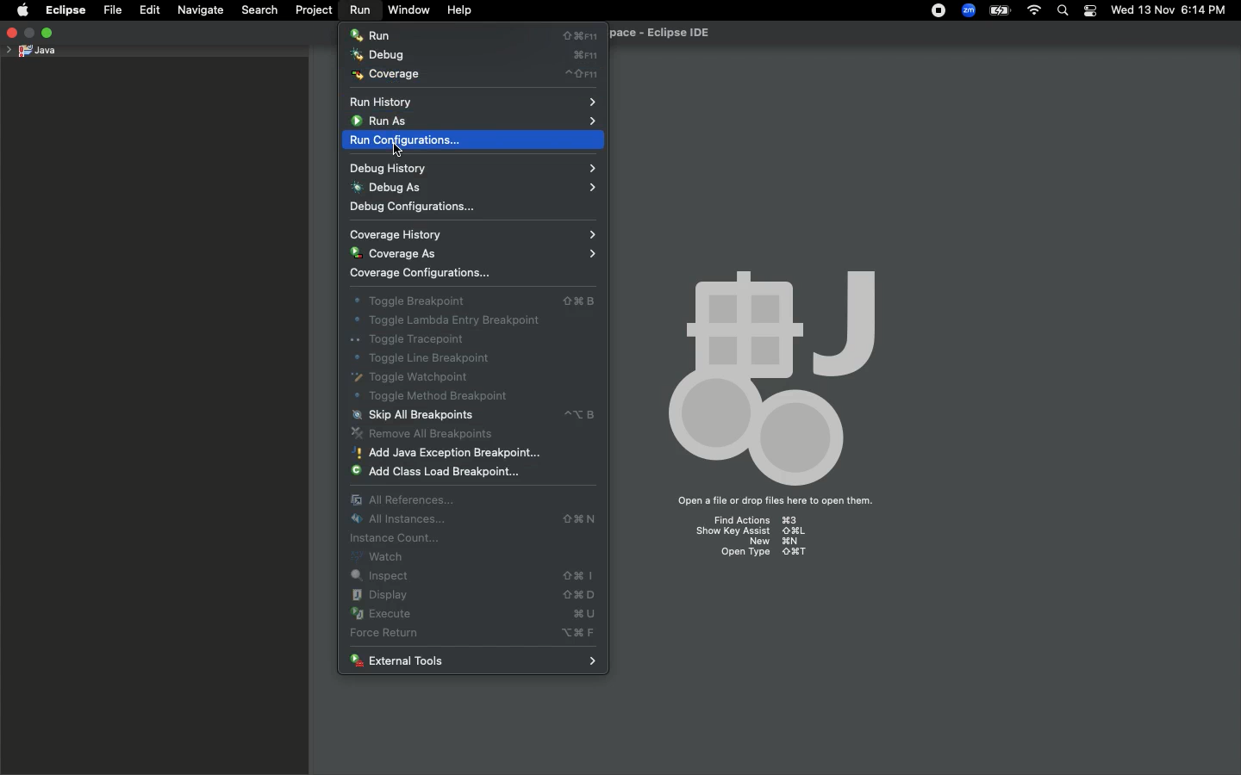  What do you see at coordinates (473, 415) in the screenshot?
I see `Skip all breakpoints` at bounding box center [473, 415].